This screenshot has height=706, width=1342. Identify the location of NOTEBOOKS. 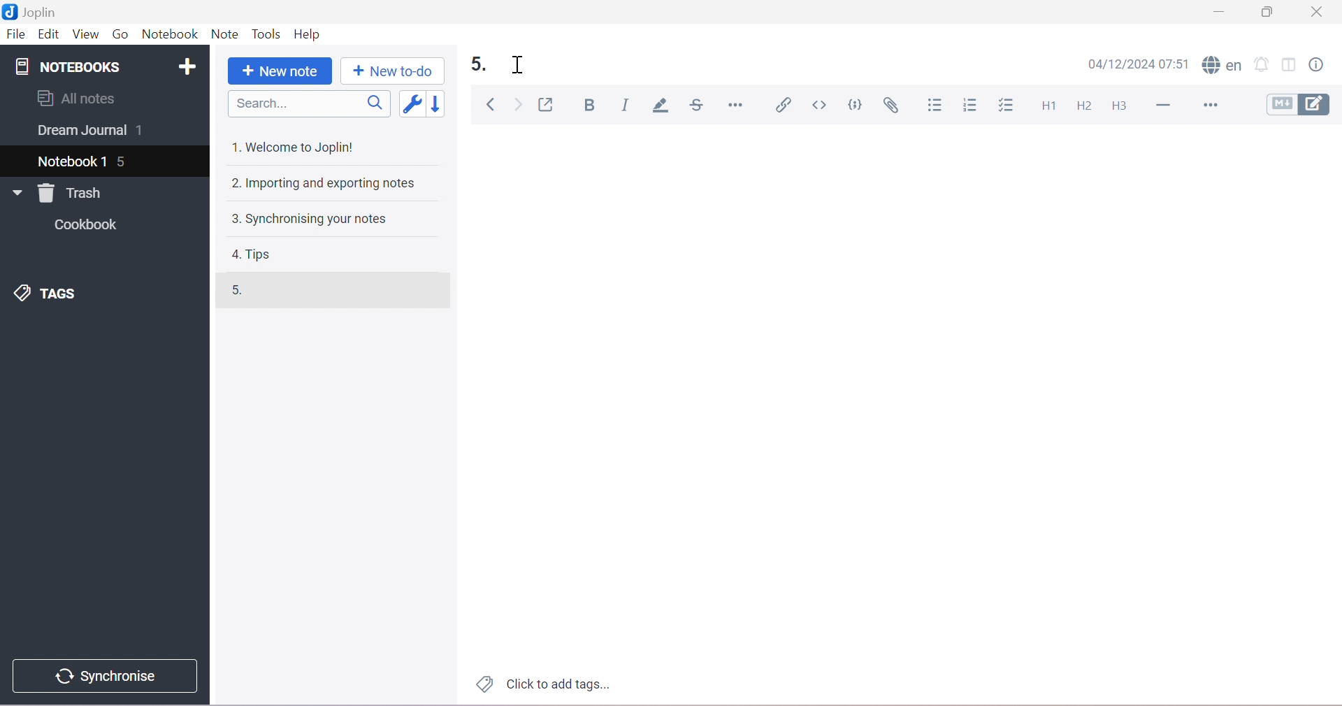
(66, 68).